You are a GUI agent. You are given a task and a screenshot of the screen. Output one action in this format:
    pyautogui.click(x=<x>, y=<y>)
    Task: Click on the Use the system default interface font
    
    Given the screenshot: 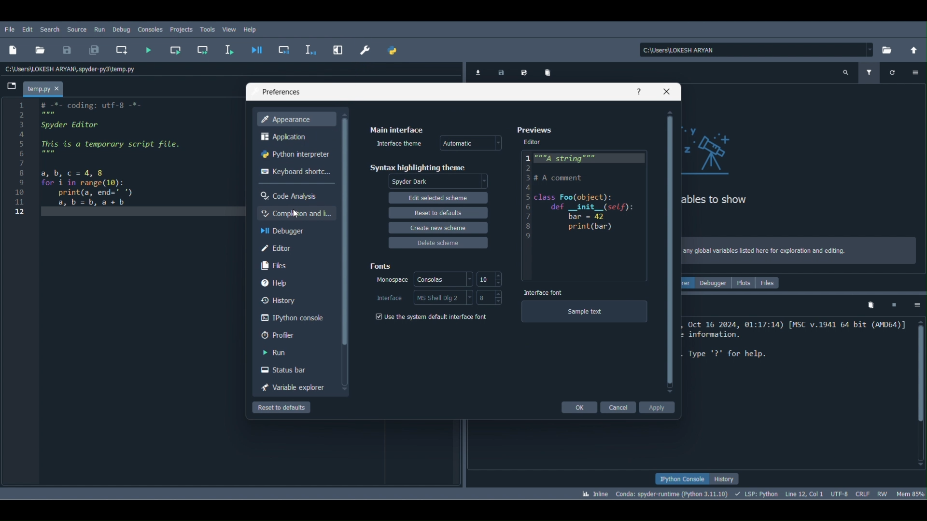 What is the action you would take?
    pyautogui.click(x=432, y=317)
    